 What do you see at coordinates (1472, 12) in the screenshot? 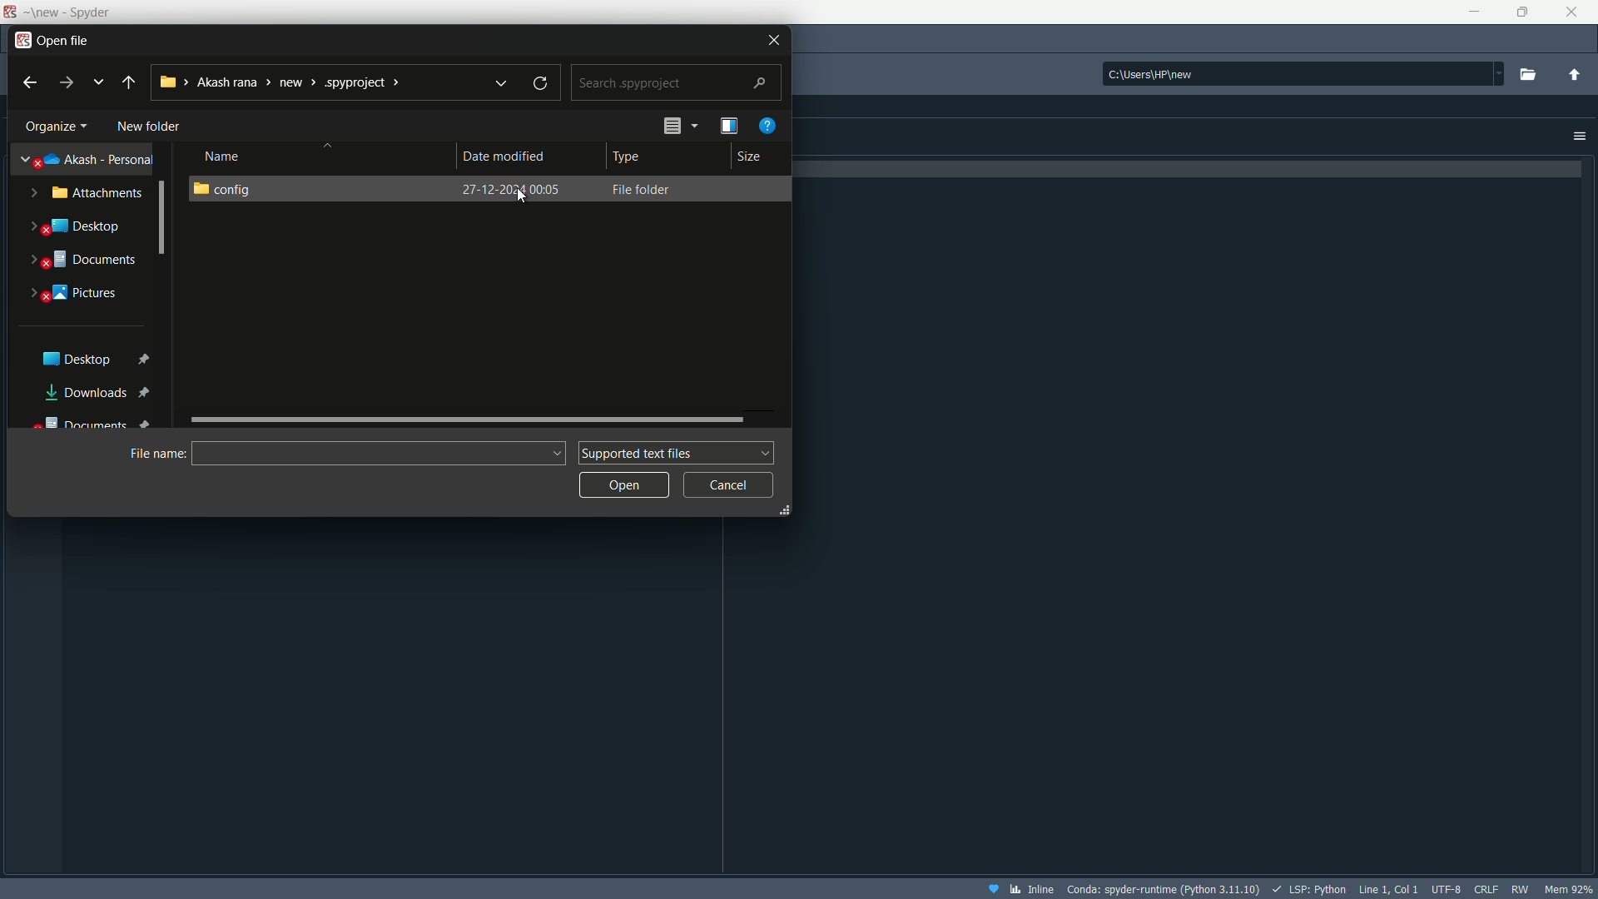
I see `minimize` at bounding box center [1472, 12].